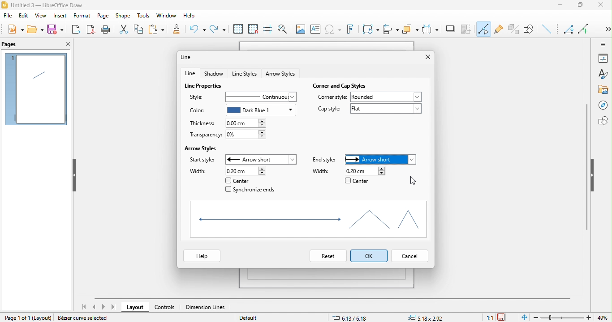  I want to click on close, so click(603, 7).